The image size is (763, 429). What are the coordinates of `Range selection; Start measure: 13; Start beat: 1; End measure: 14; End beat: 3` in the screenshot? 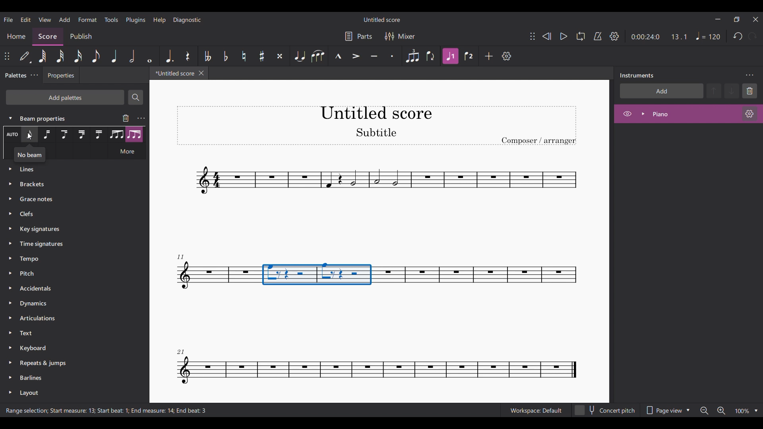 It's located at (114, 411).